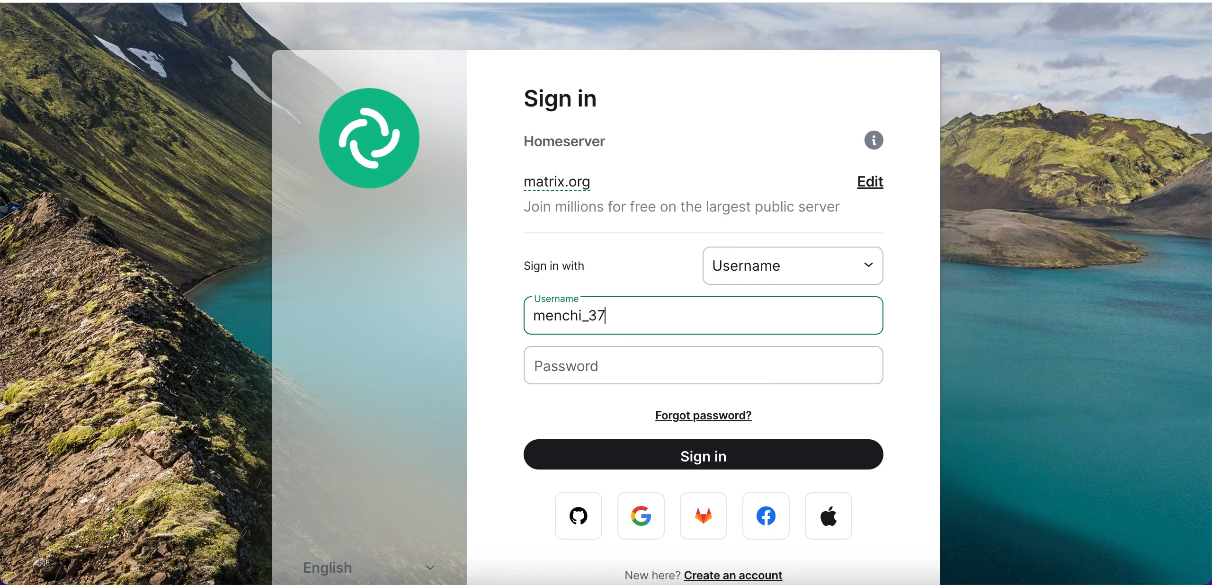  What do you see at coordinates (884, 183) in the screenshot?
I see `edit` at bounding box center [884, 183].